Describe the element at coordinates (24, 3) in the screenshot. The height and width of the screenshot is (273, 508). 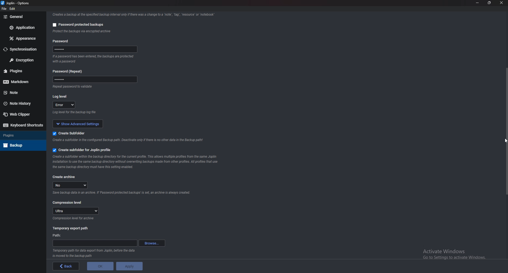
I see `options` at that location.